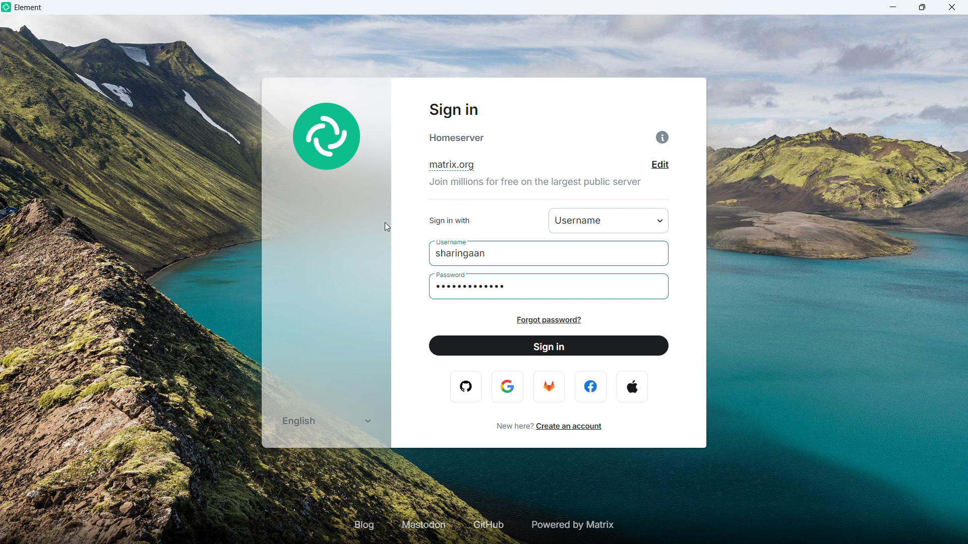  Describe the element at coordinates (923, 7) in the screenshot. I see `maximize` at that location.